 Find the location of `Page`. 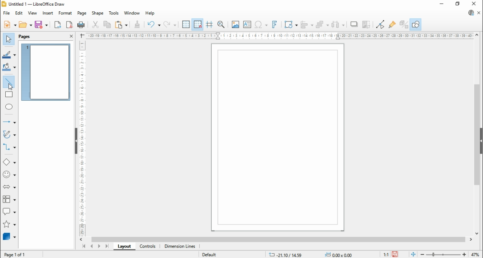

Page is located at coordinates (278, 137).